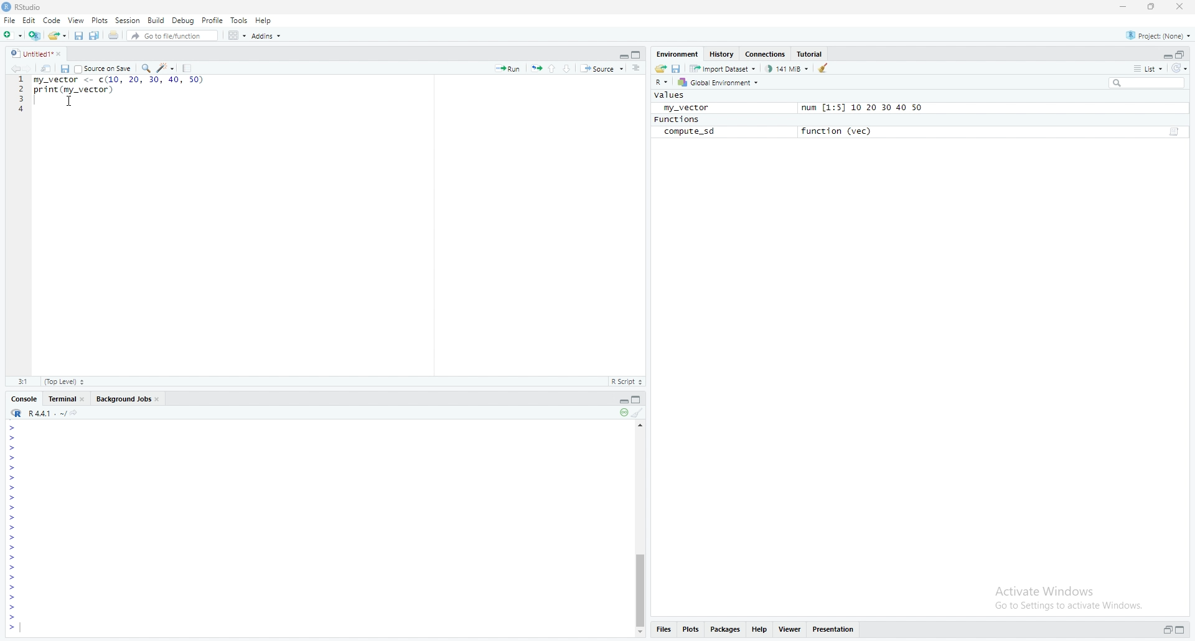  Describe the element at coordinates (1180, 629) in the screenshot. I see `Maximize` at that location.